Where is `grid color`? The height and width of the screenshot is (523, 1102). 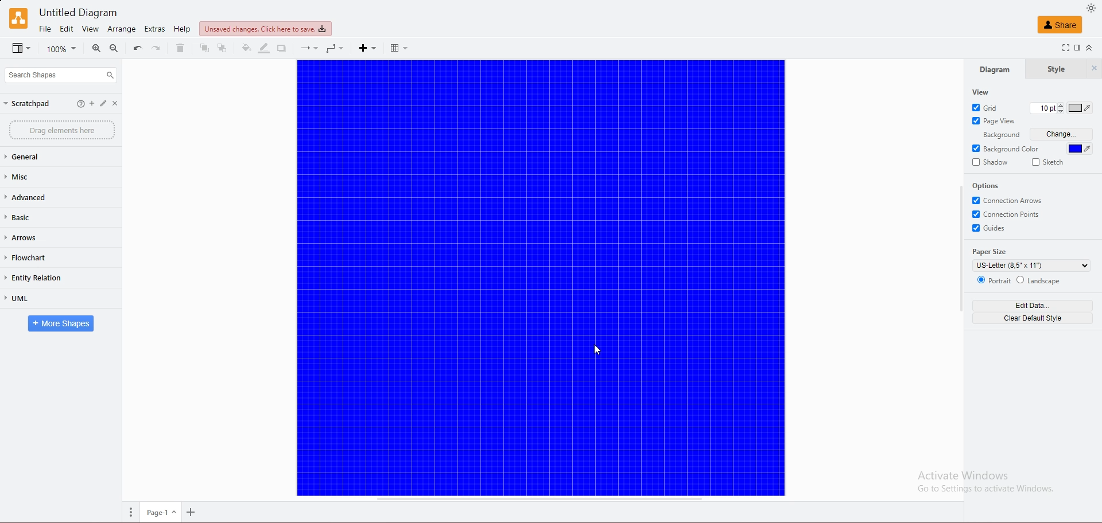
grid color is located at coordinates (1081, 108).